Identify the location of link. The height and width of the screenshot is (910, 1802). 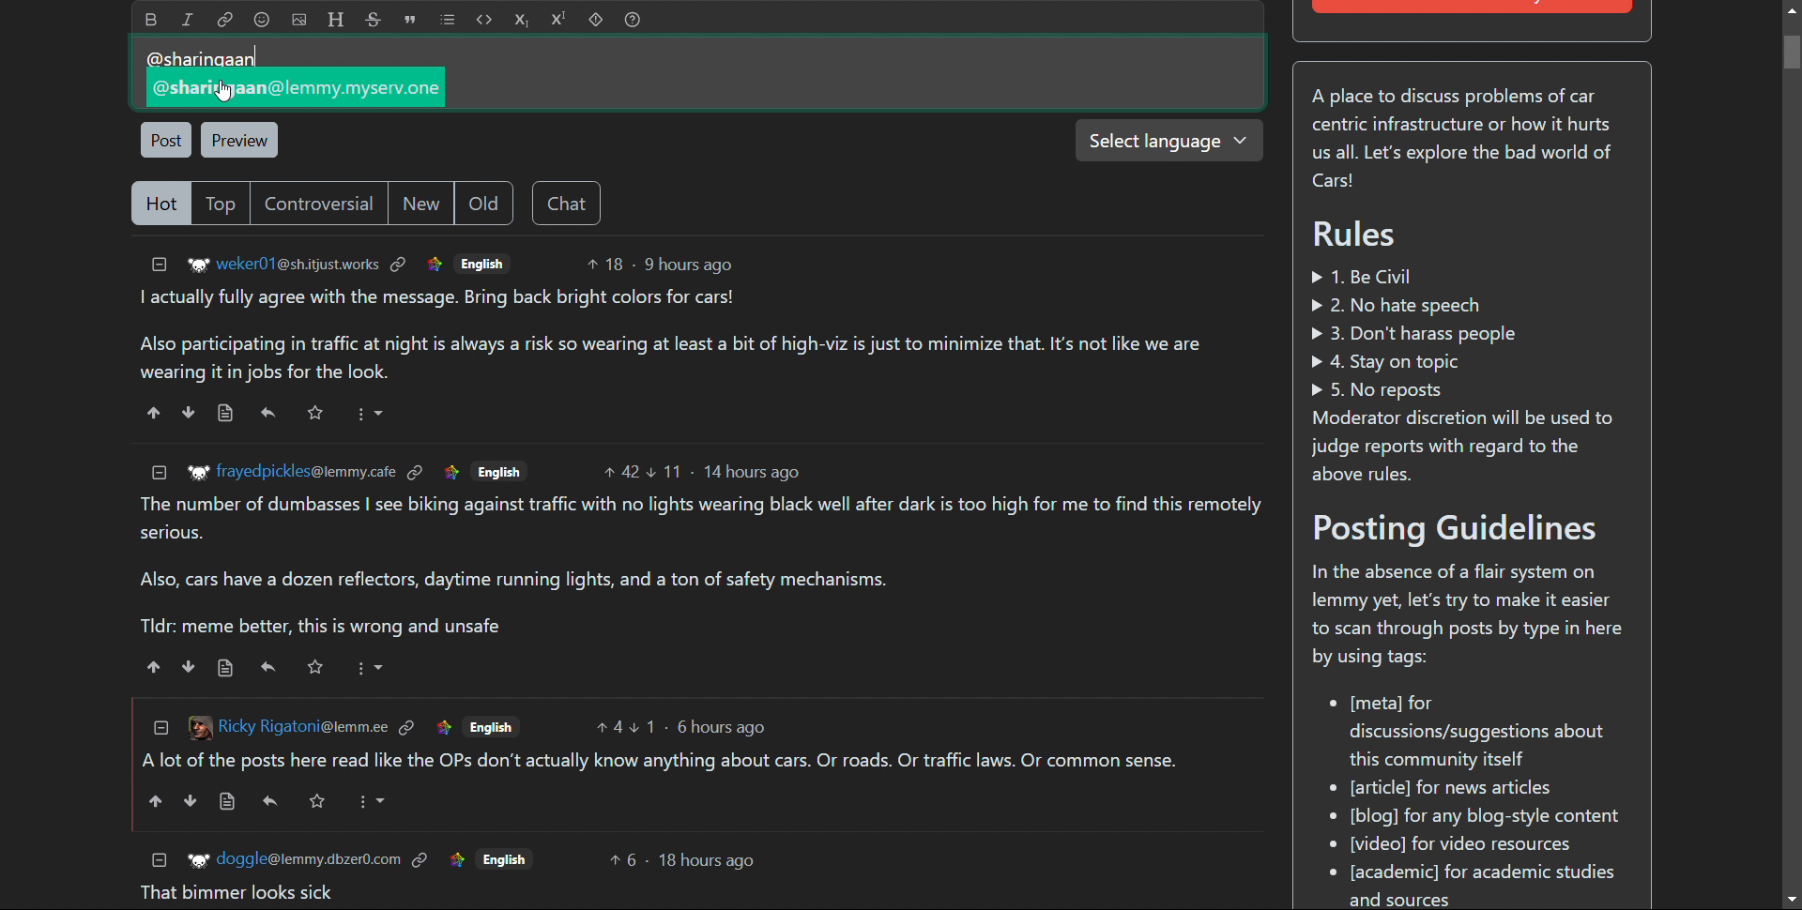
(434, 265).